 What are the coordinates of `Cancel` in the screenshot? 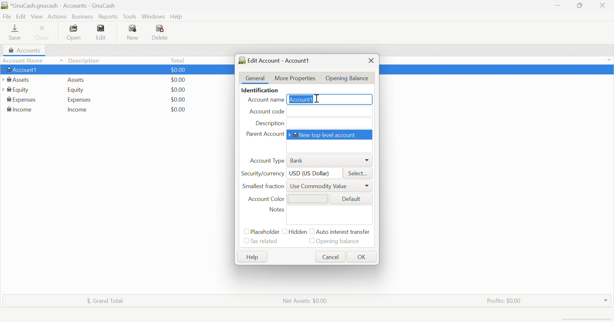 It's located at (331, 257).